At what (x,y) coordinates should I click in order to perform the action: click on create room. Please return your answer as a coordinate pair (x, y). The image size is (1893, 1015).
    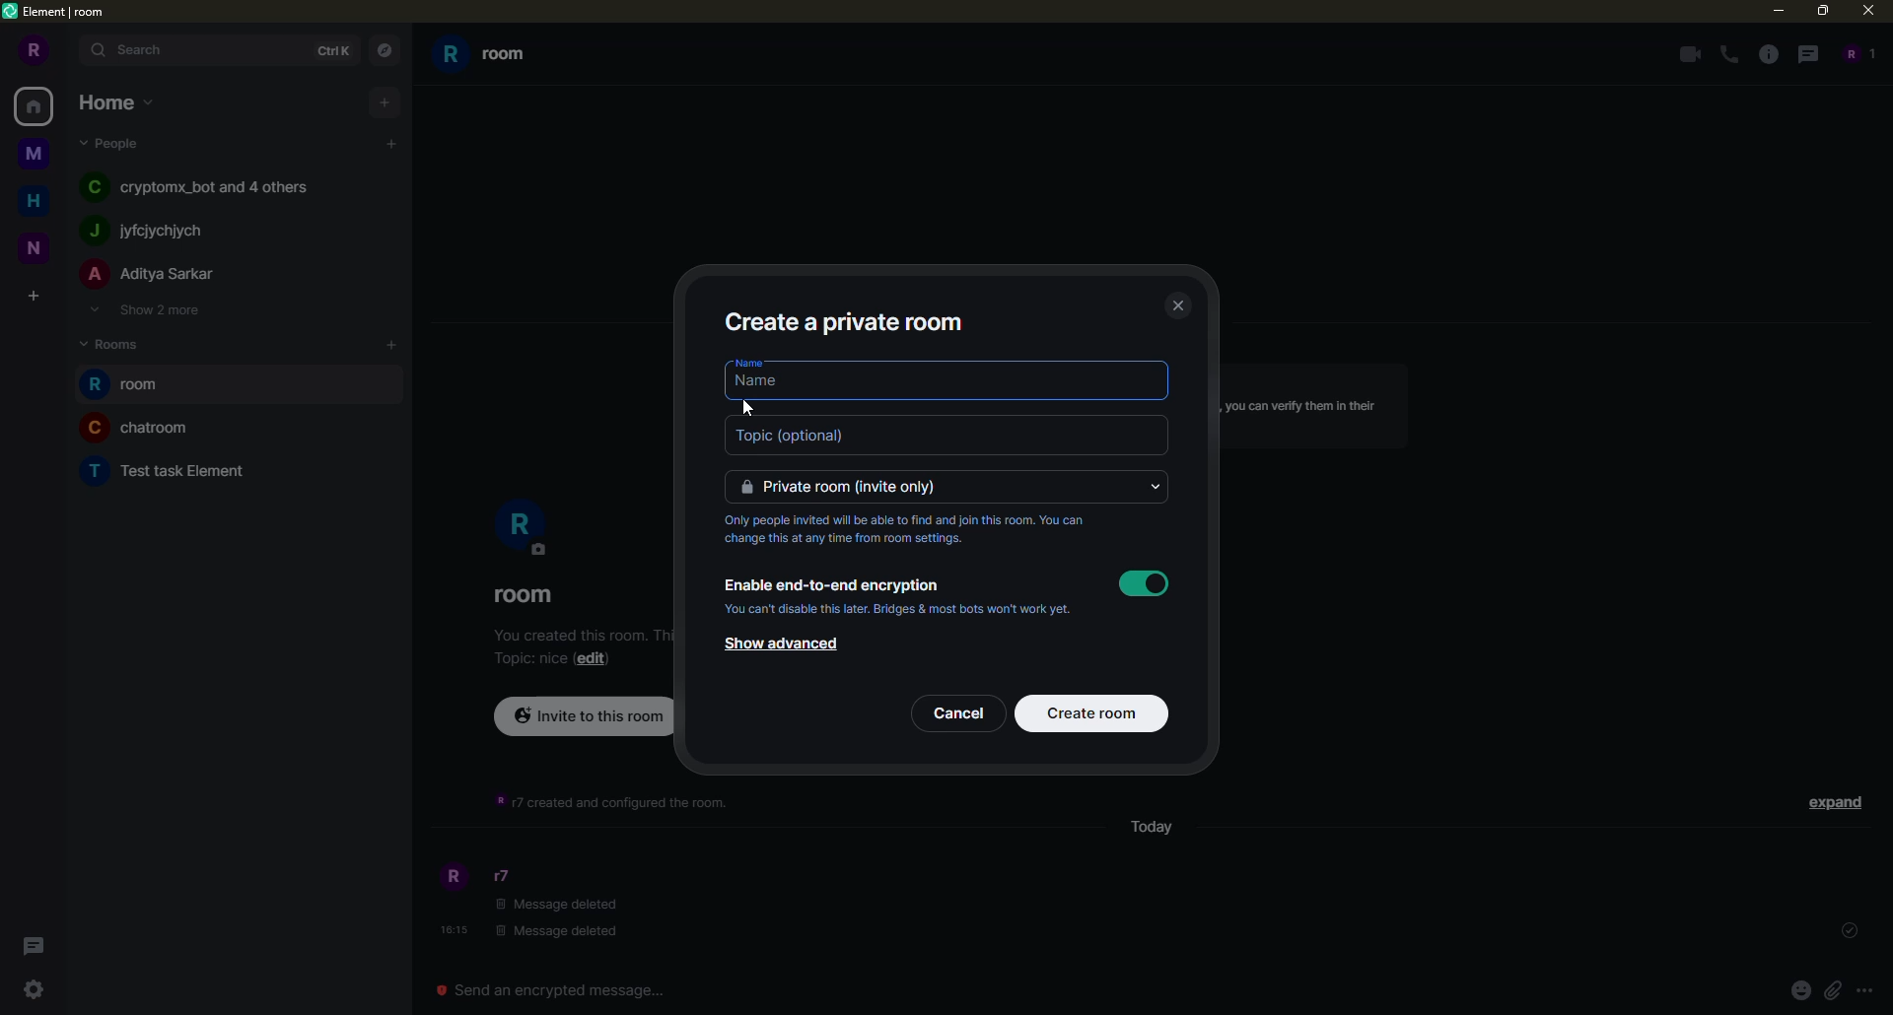
    Looking at the image, I should click on (1091, 714).